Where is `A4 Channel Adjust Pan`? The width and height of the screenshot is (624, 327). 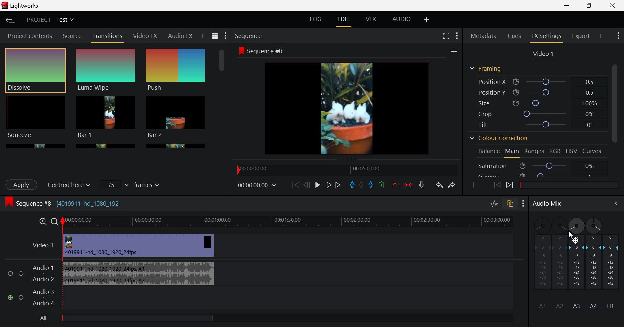 A4 Channel Adjust Pan is located at coordinates (595, 225).